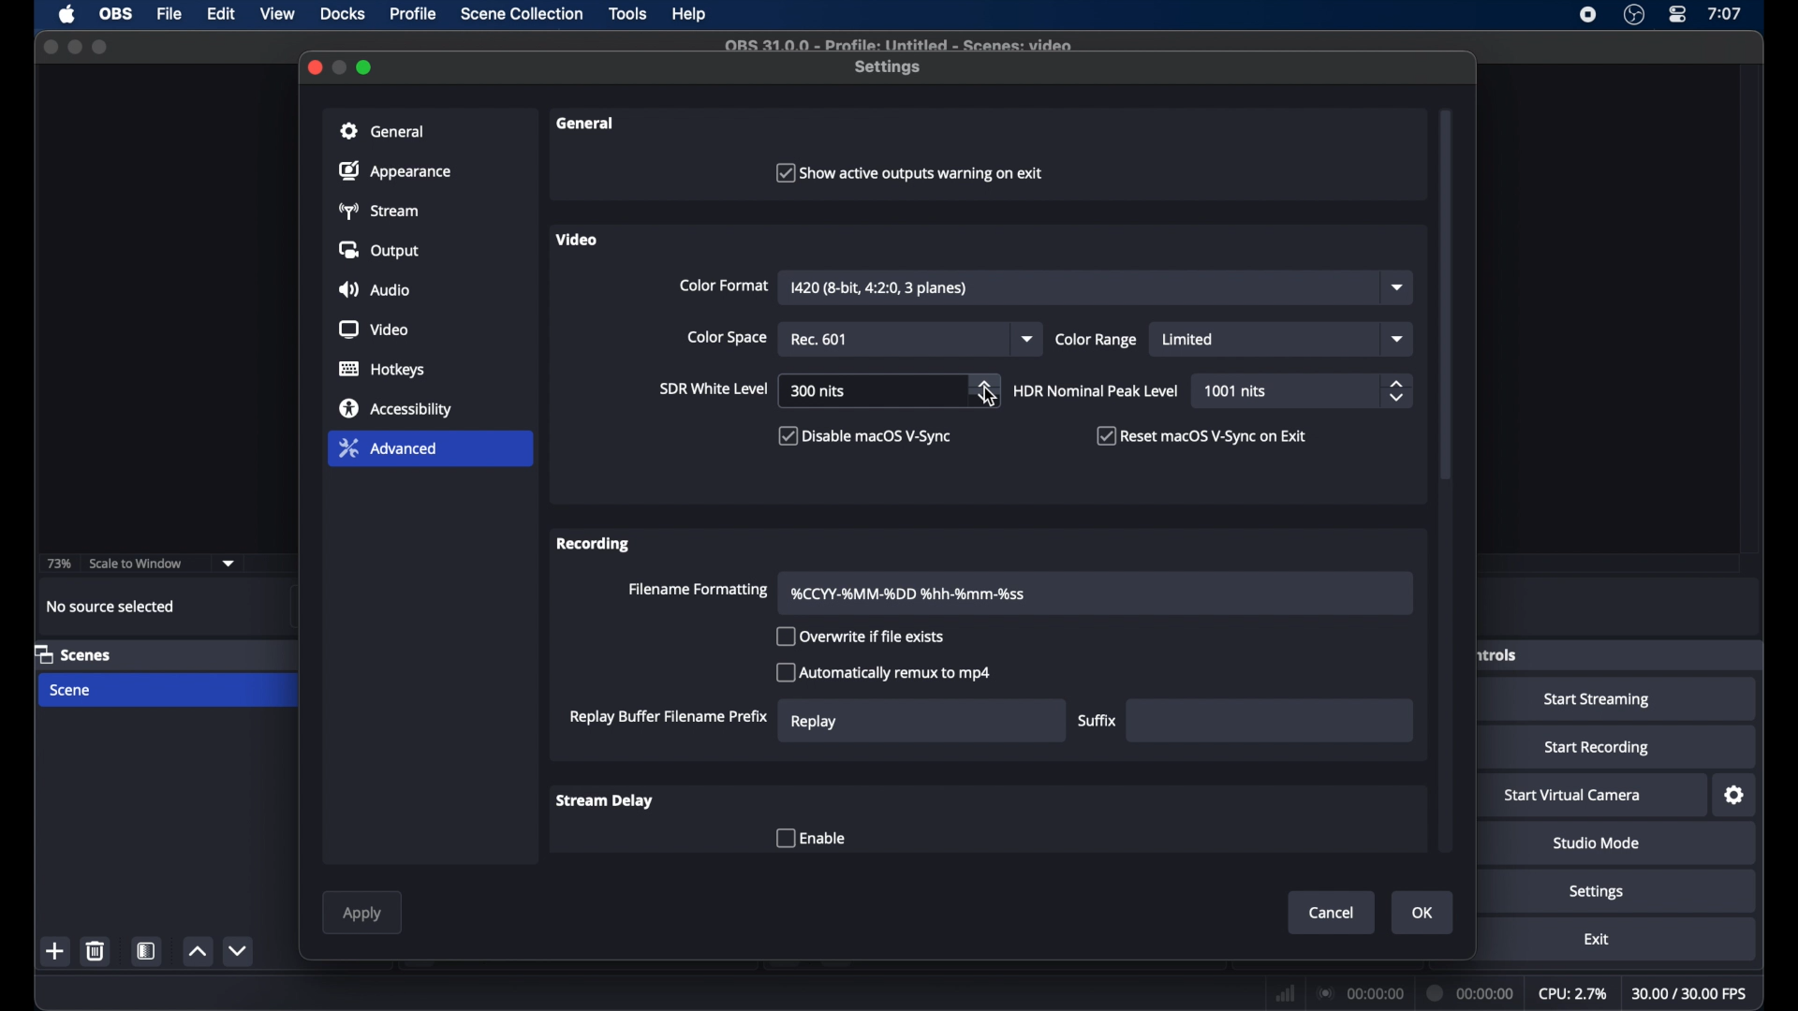 This screenshot has width=1798, height=1011. Describe the element at coordinates (880, 289) in the screenshot. I see `I420 ` at that location.